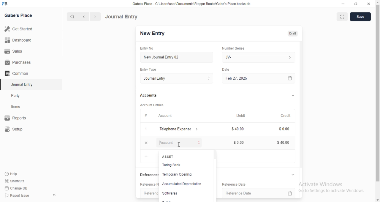  What do you see at coordinates (148, 115) in the screenshot?
I see `#` at bounding box center [148, 115].